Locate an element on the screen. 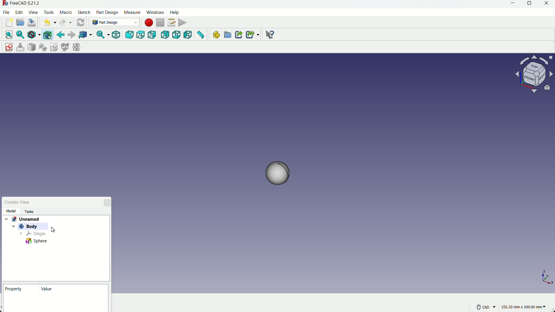 The height and width of the screenshot is (312, 555). fit all is located at coordinates (9, 35).